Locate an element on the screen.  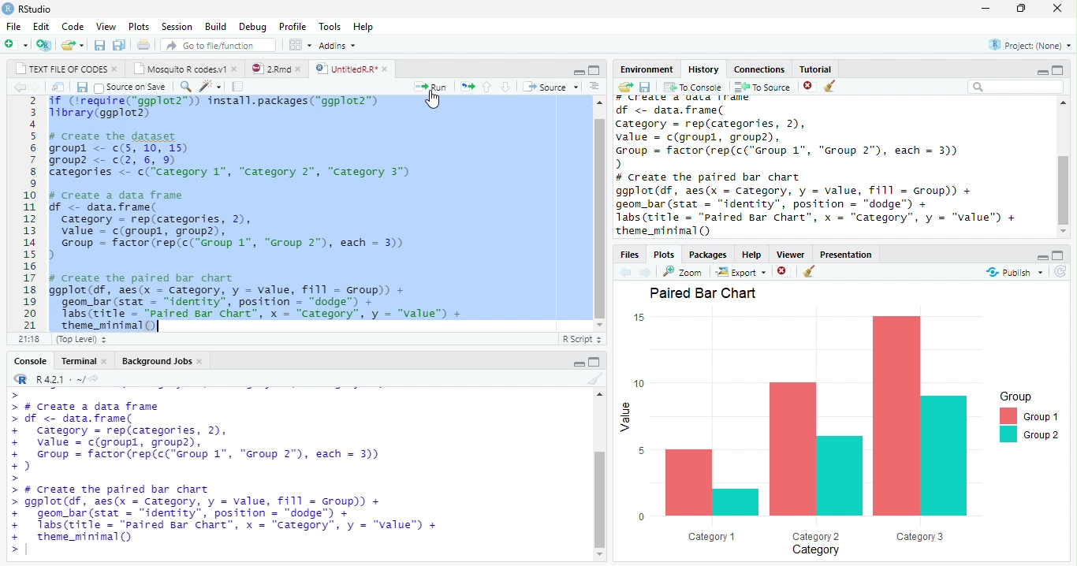
addins is located at coordinates (340, 45).